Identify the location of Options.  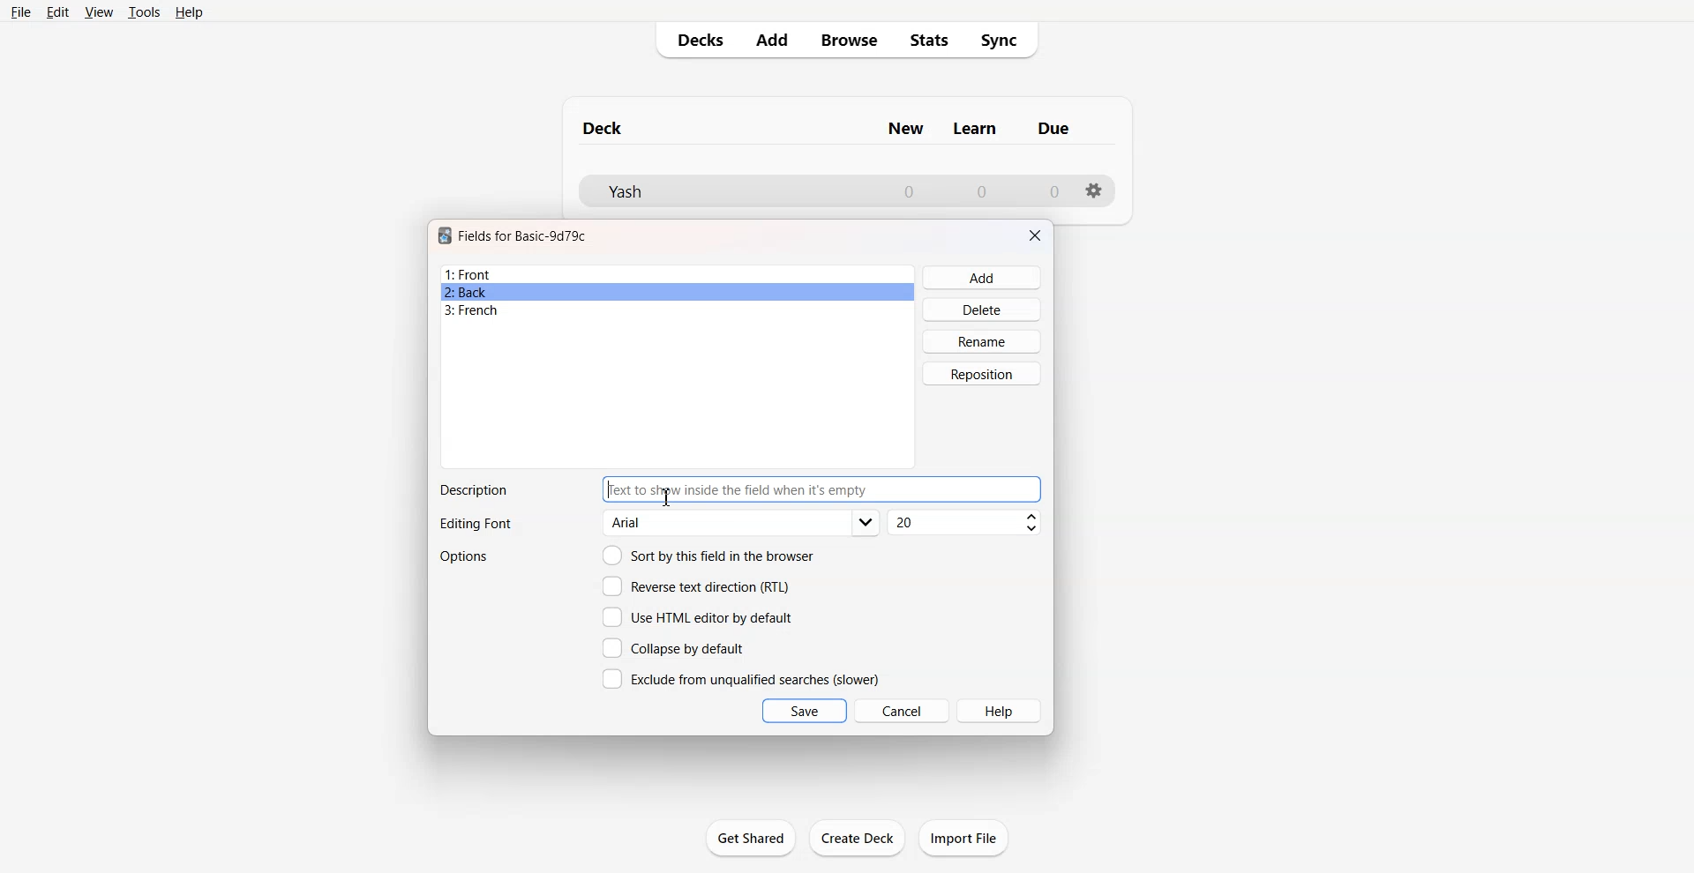
(466, 556).